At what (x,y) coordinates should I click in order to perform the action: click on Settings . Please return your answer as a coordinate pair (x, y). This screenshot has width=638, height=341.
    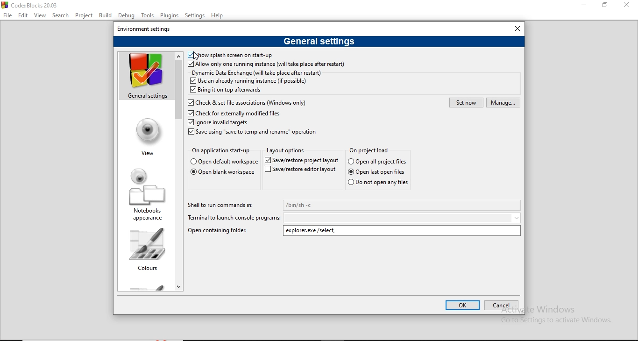
    Looking at the image, I should click on (195, 15).